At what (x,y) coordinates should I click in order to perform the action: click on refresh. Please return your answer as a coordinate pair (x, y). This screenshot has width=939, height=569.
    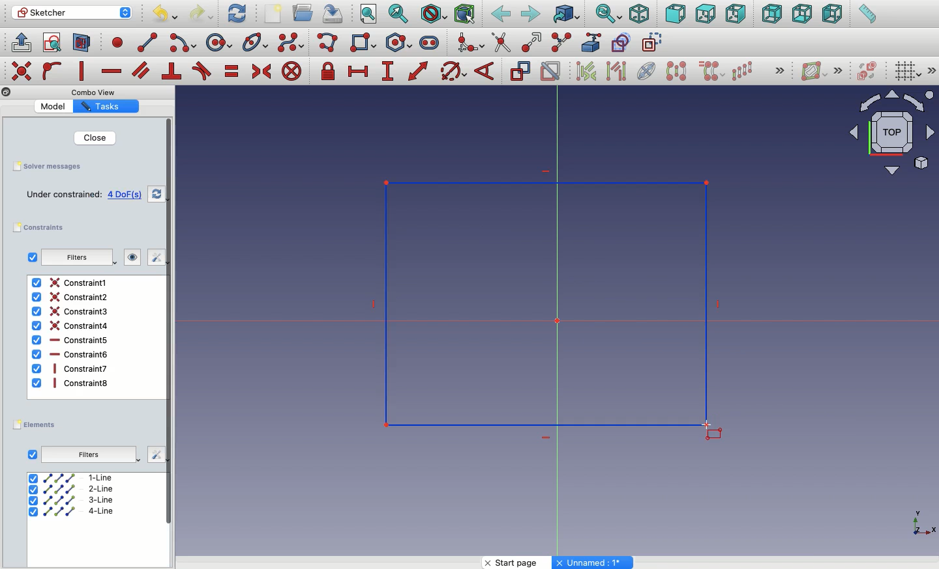
    Looking at the image, I should click on (156, 194).